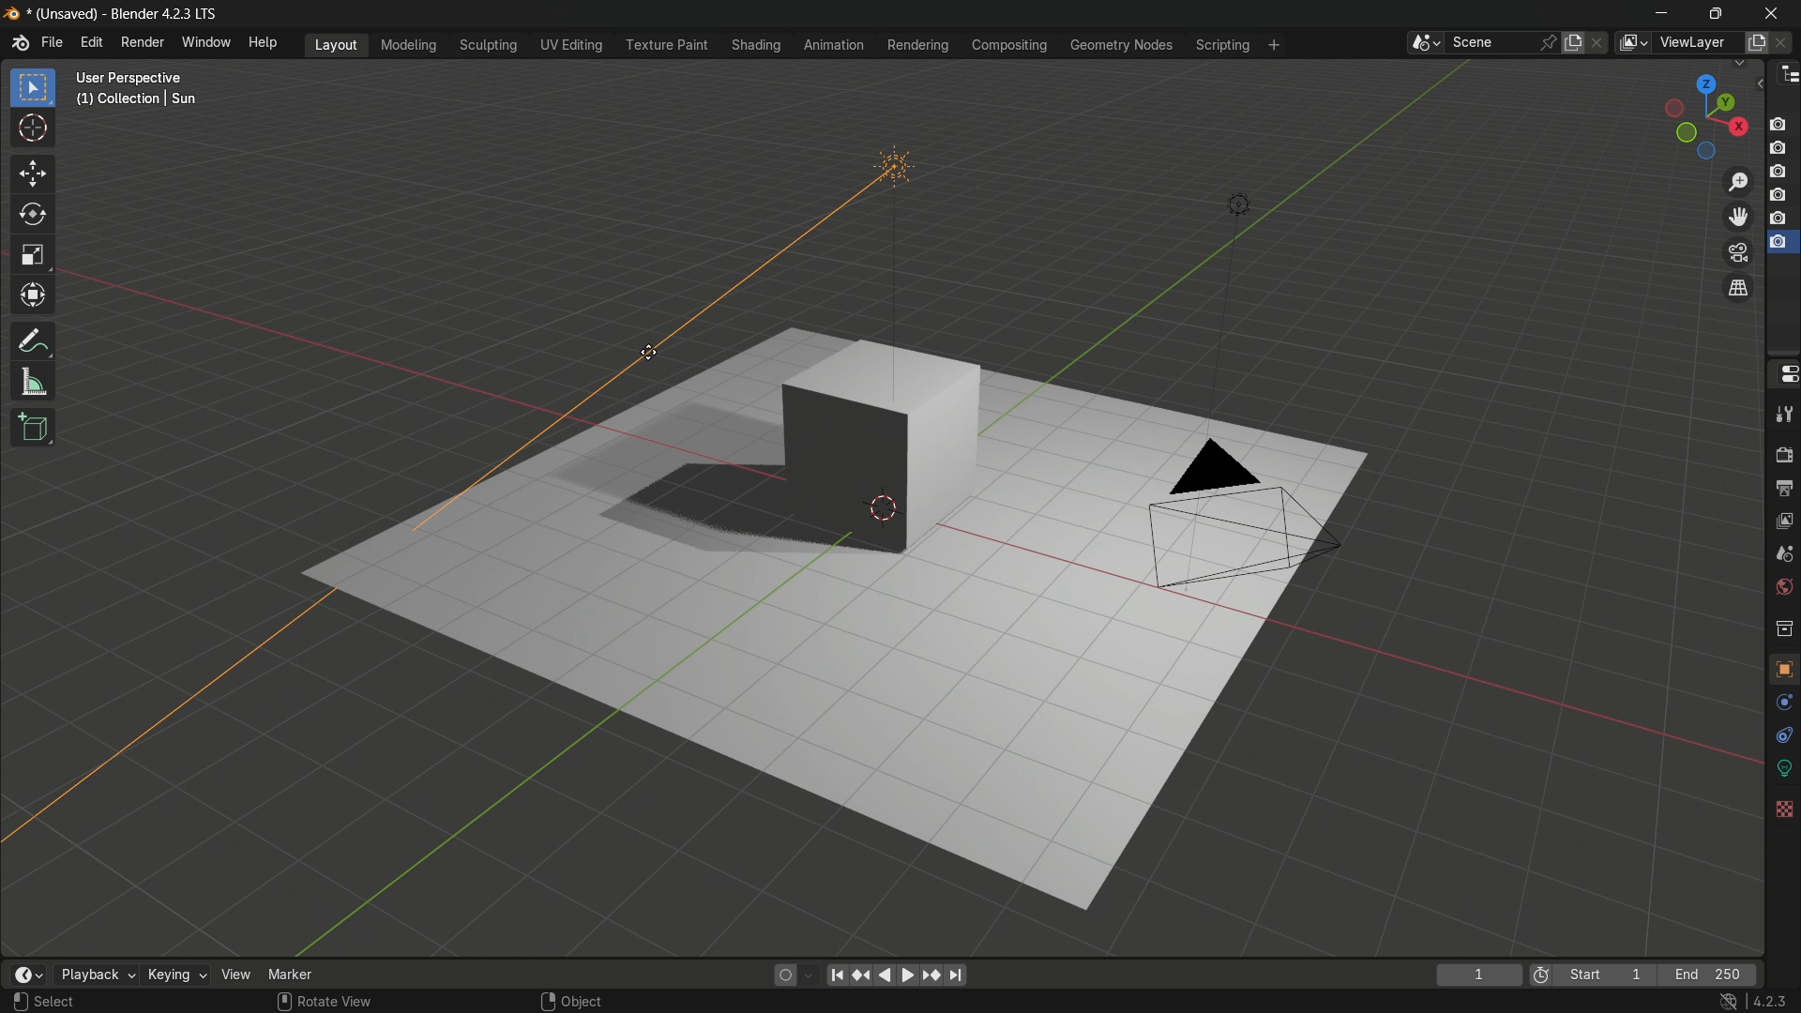 This screenshot has height=1013, width=1801. Describe the element at coordinates (1420, 43) in the screenshot. I see `browse scenes` at that location.